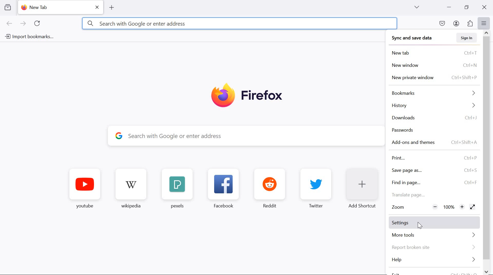 The width and height of the screenshot is (493, 275). I want to click on more tools, so click(434, 236).